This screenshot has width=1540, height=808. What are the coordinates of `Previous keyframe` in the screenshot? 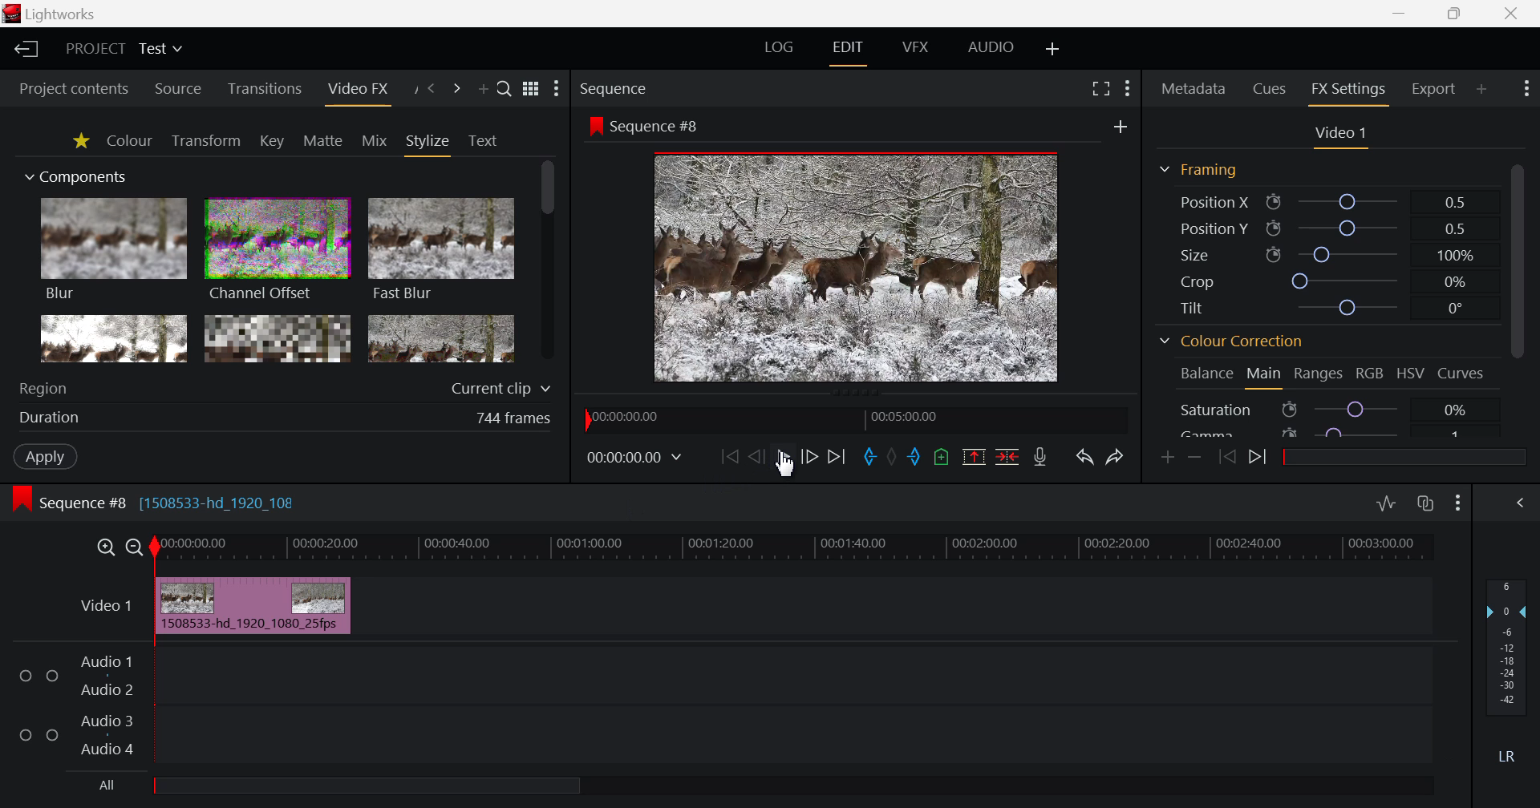 It's located at (1226, 458).